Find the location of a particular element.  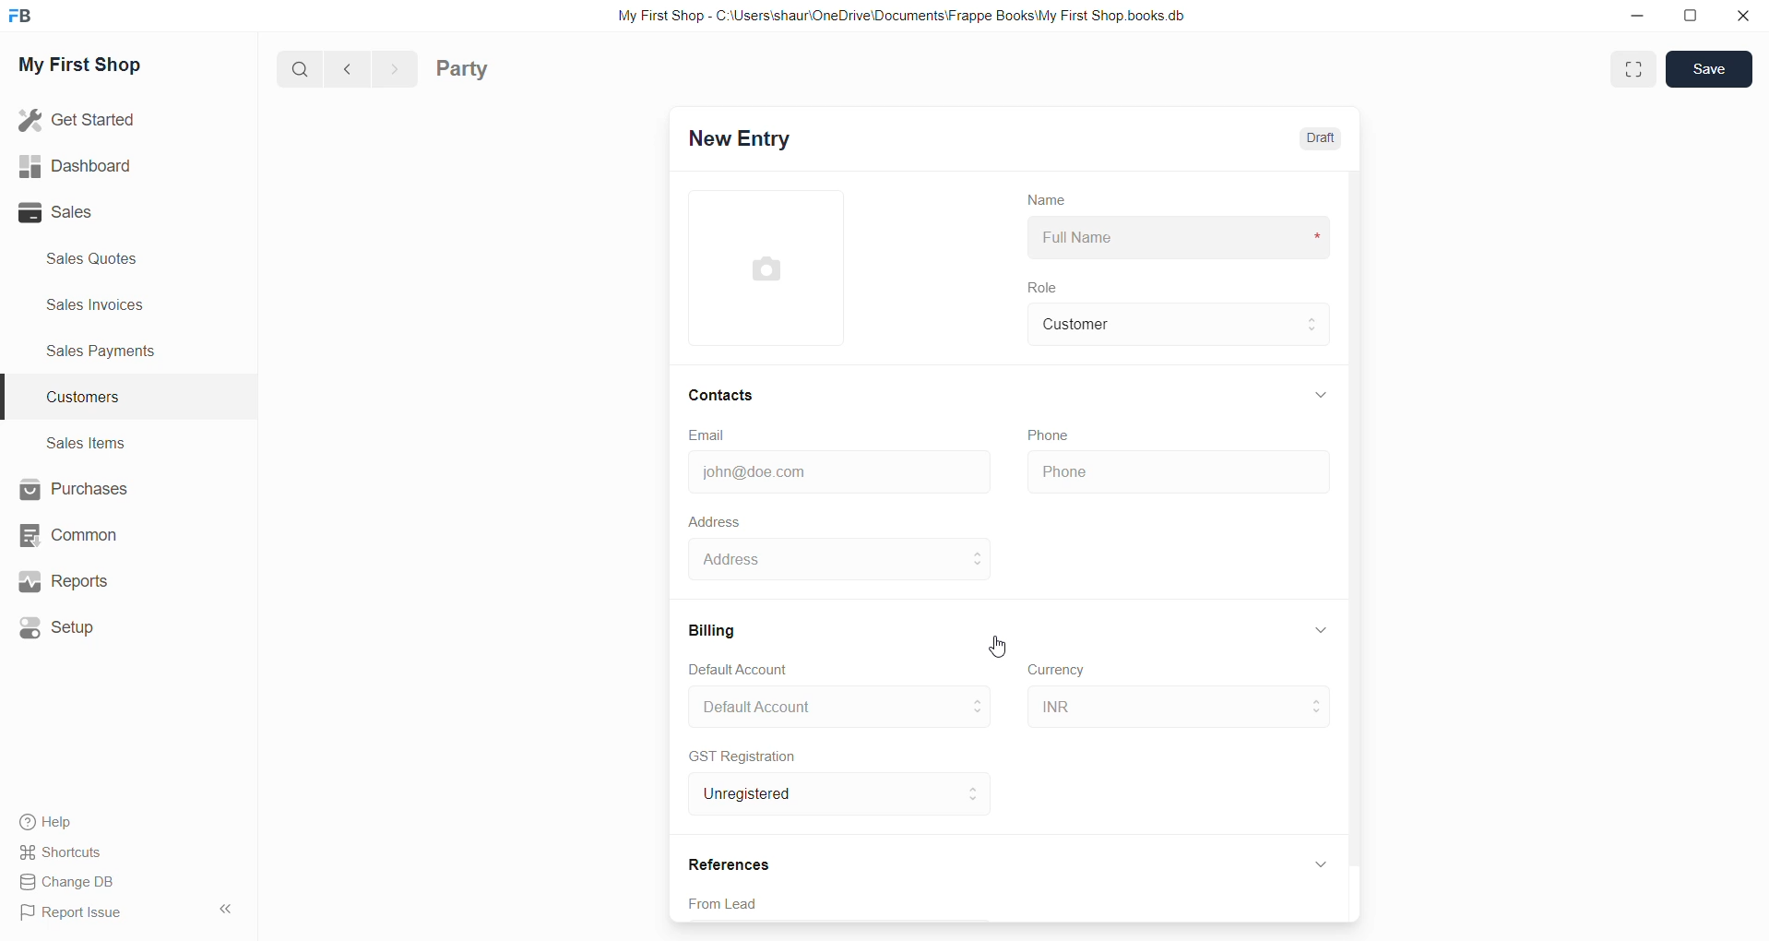

References is located at coordinates (733, 862).